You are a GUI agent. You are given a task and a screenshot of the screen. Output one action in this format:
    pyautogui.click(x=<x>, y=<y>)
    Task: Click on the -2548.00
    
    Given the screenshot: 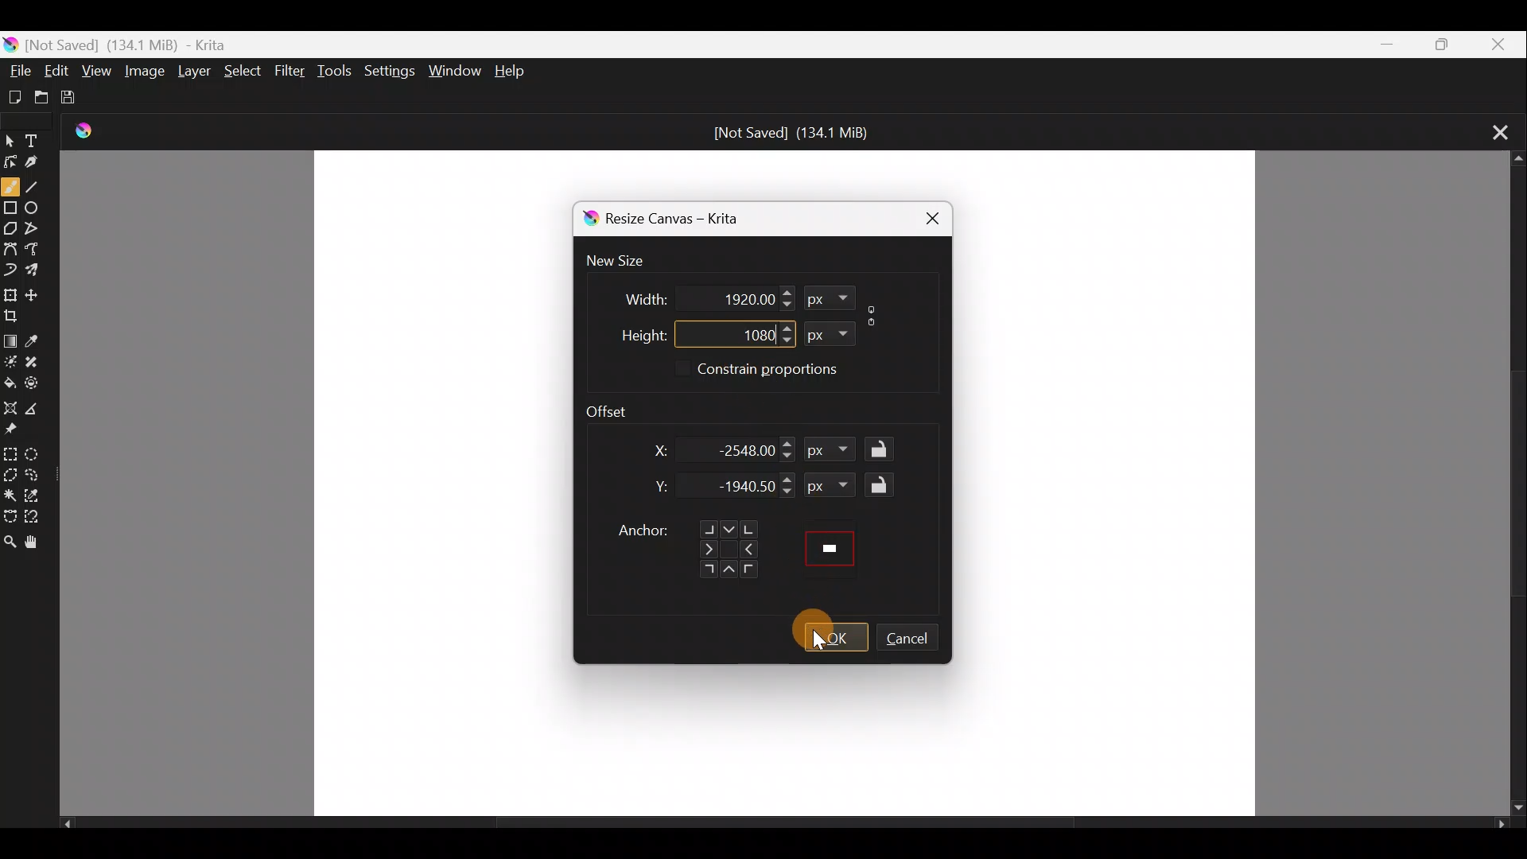 What is the action you would take?
    pyautogui.click(x=744, y=449)
    